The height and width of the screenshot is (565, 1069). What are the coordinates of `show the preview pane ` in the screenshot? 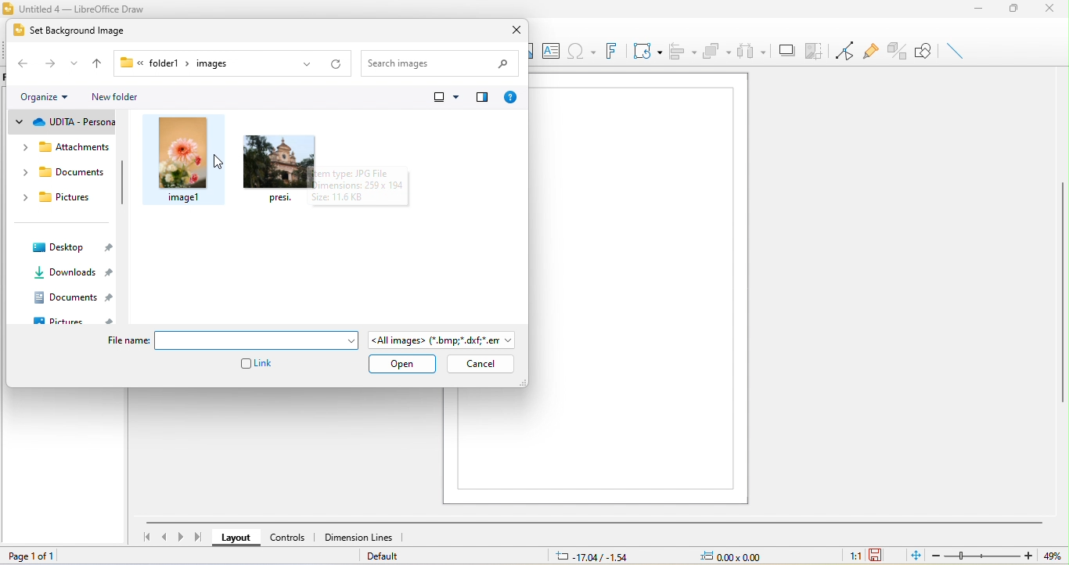 It's located at (482, 101).